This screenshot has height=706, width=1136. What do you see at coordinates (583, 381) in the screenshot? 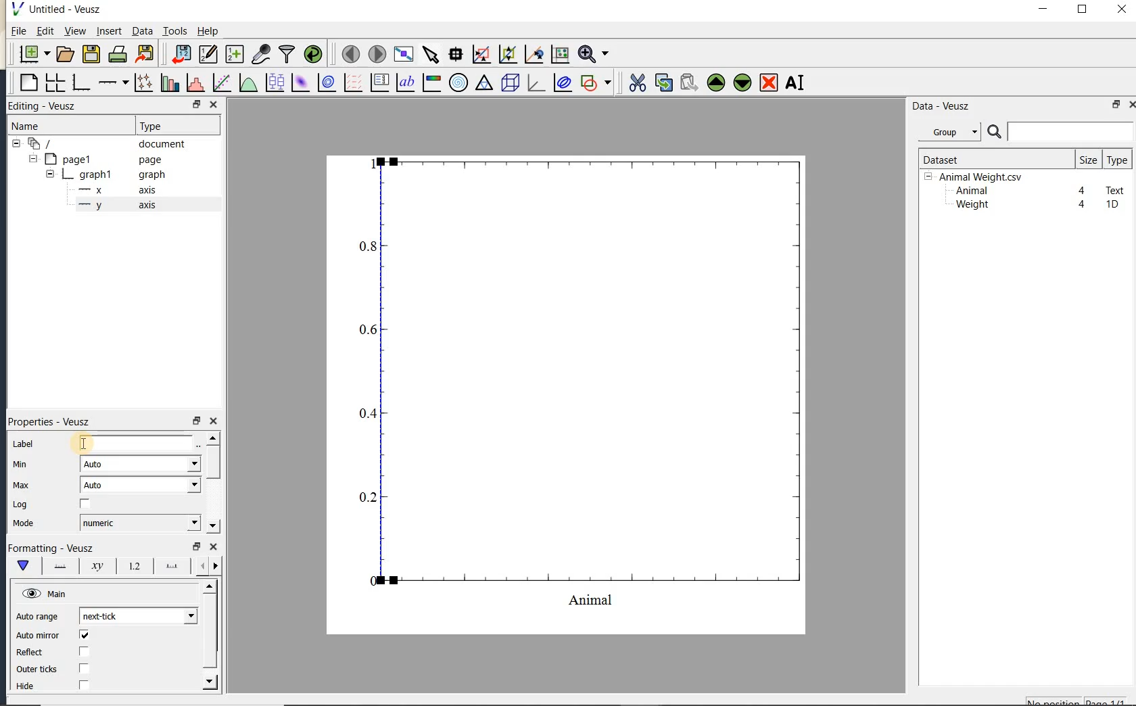
I see `graph` at bounding box center [583, 381].